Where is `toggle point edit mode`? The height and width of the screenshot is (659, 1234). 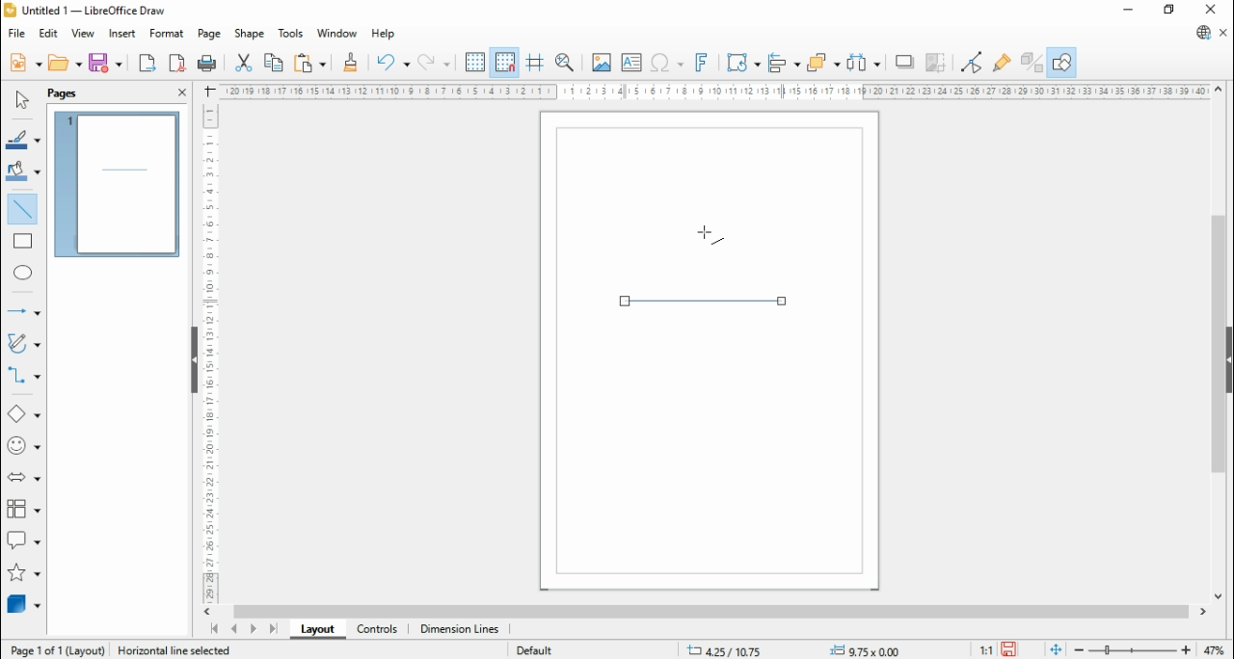 toggle point edit mode is located at coordinates (972, 61).